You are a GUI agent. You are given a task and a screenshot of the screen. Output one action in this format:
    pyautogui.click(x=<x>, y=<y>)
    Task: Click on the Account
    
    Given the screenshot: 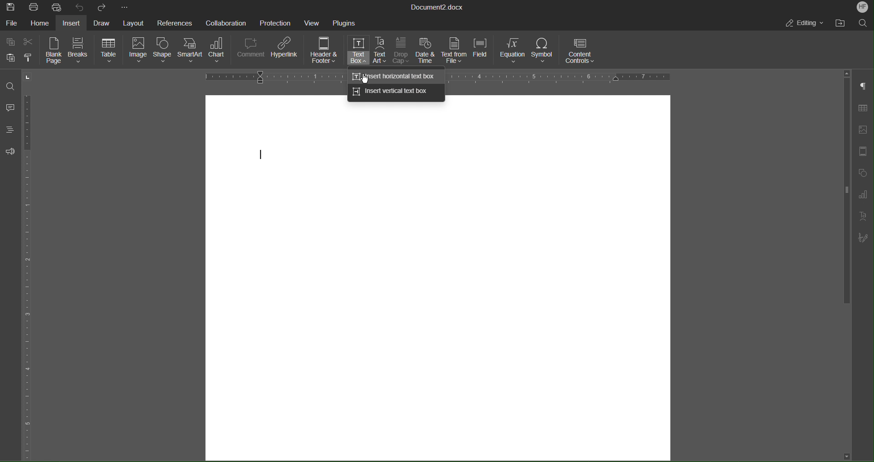 What is the action you would take?
    pyautogui.click(x=863, y=8)
    